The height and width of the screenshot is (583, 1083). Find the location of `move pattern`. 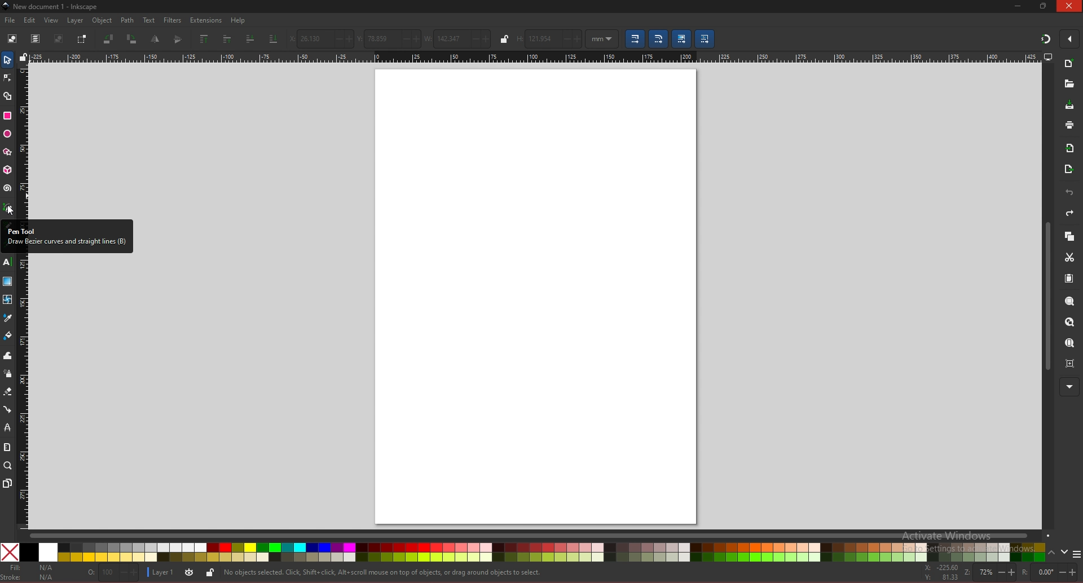

move pattern is located at coordinates (706, 38).